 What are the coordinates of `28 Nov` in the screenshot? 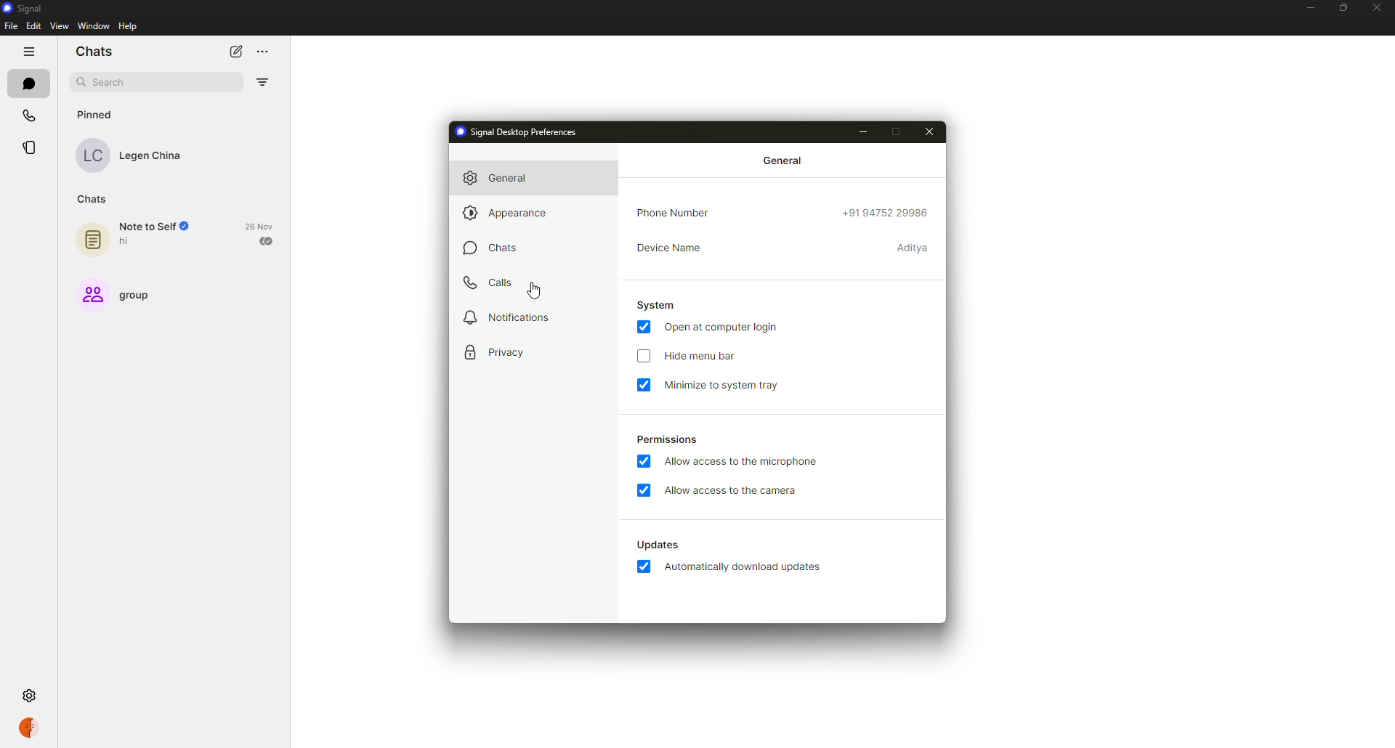 It's located at (260, 226).